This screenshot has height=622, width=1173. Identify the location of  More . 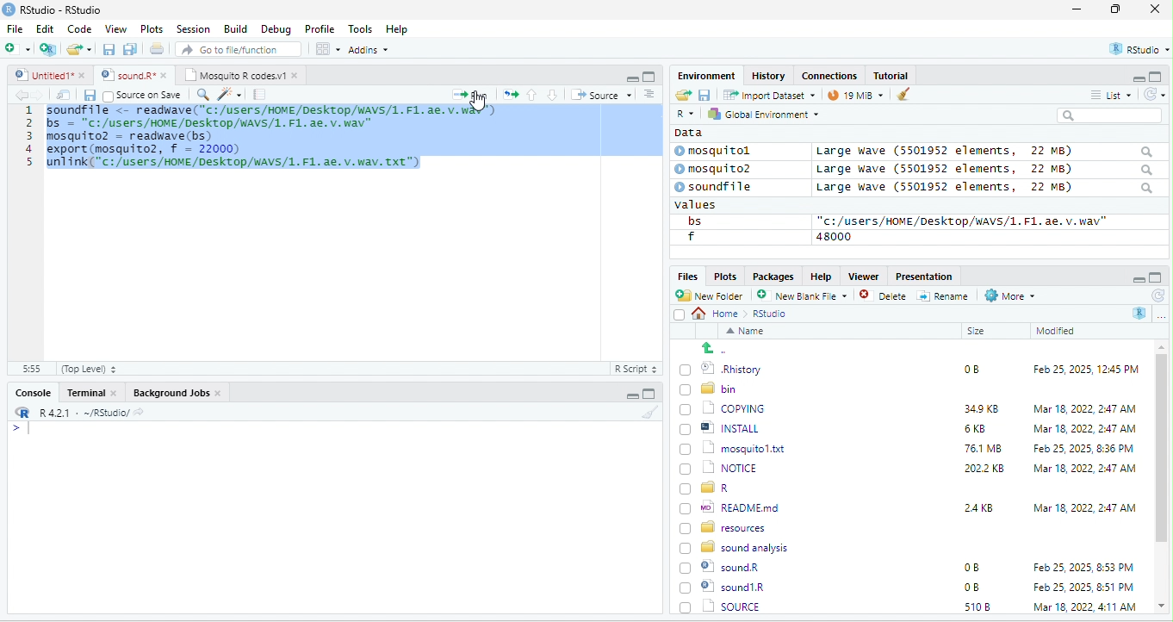
(1009, 296).